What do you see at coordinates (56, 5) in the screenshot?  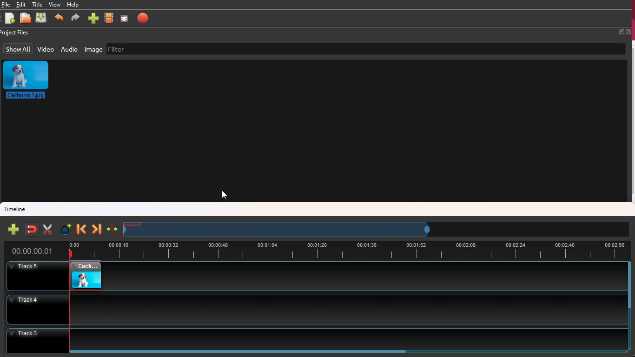 I see `view` at bounding box center [56, 5].